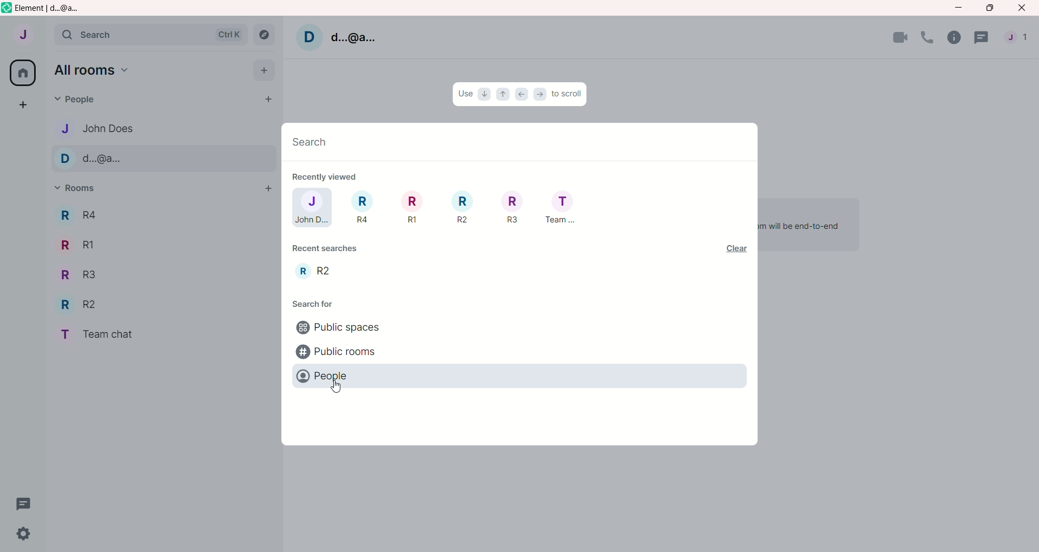  Describe the element at coordinates (54, 9) in the screenshot. I see `element` at that location.